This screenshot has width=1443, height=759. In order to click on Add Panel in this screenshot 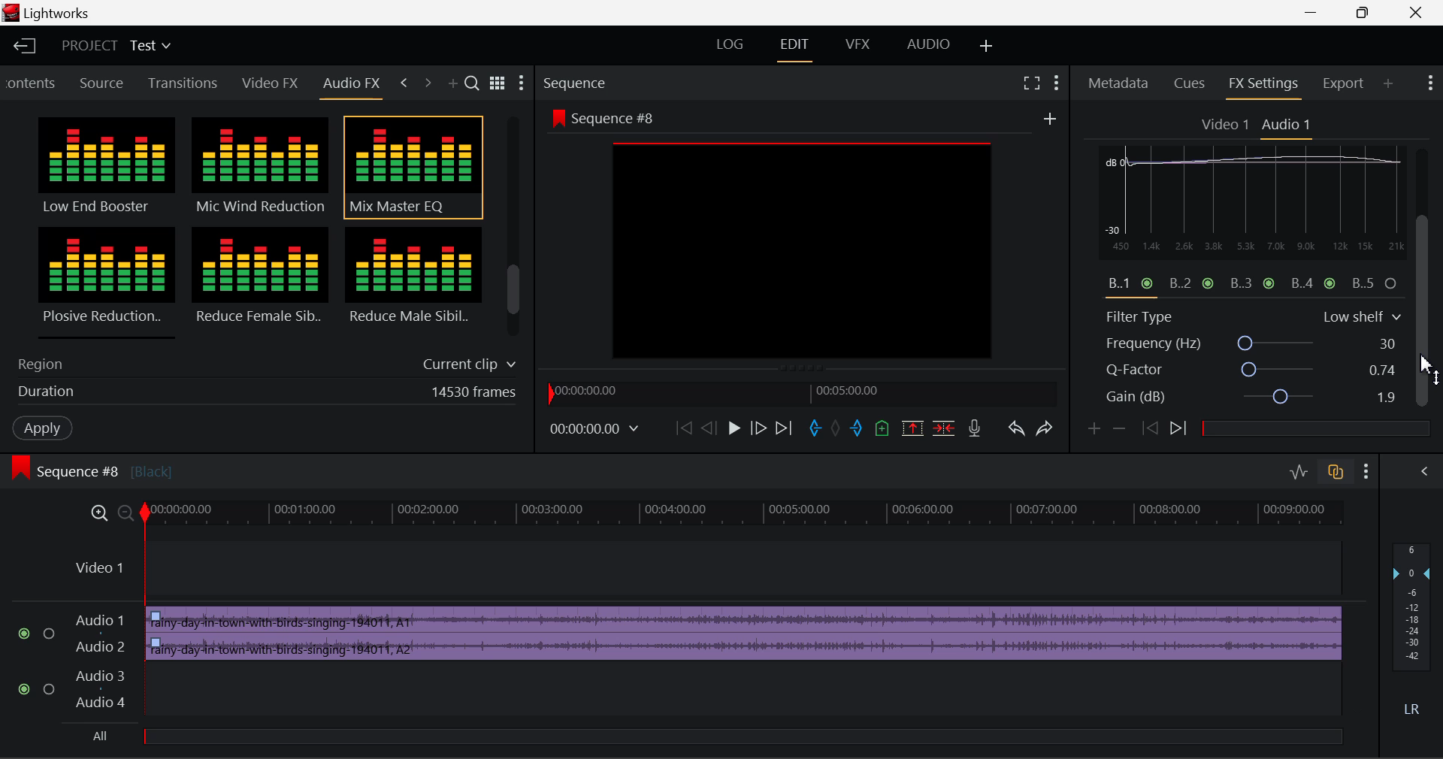, I will do `click(1388, 85)`.